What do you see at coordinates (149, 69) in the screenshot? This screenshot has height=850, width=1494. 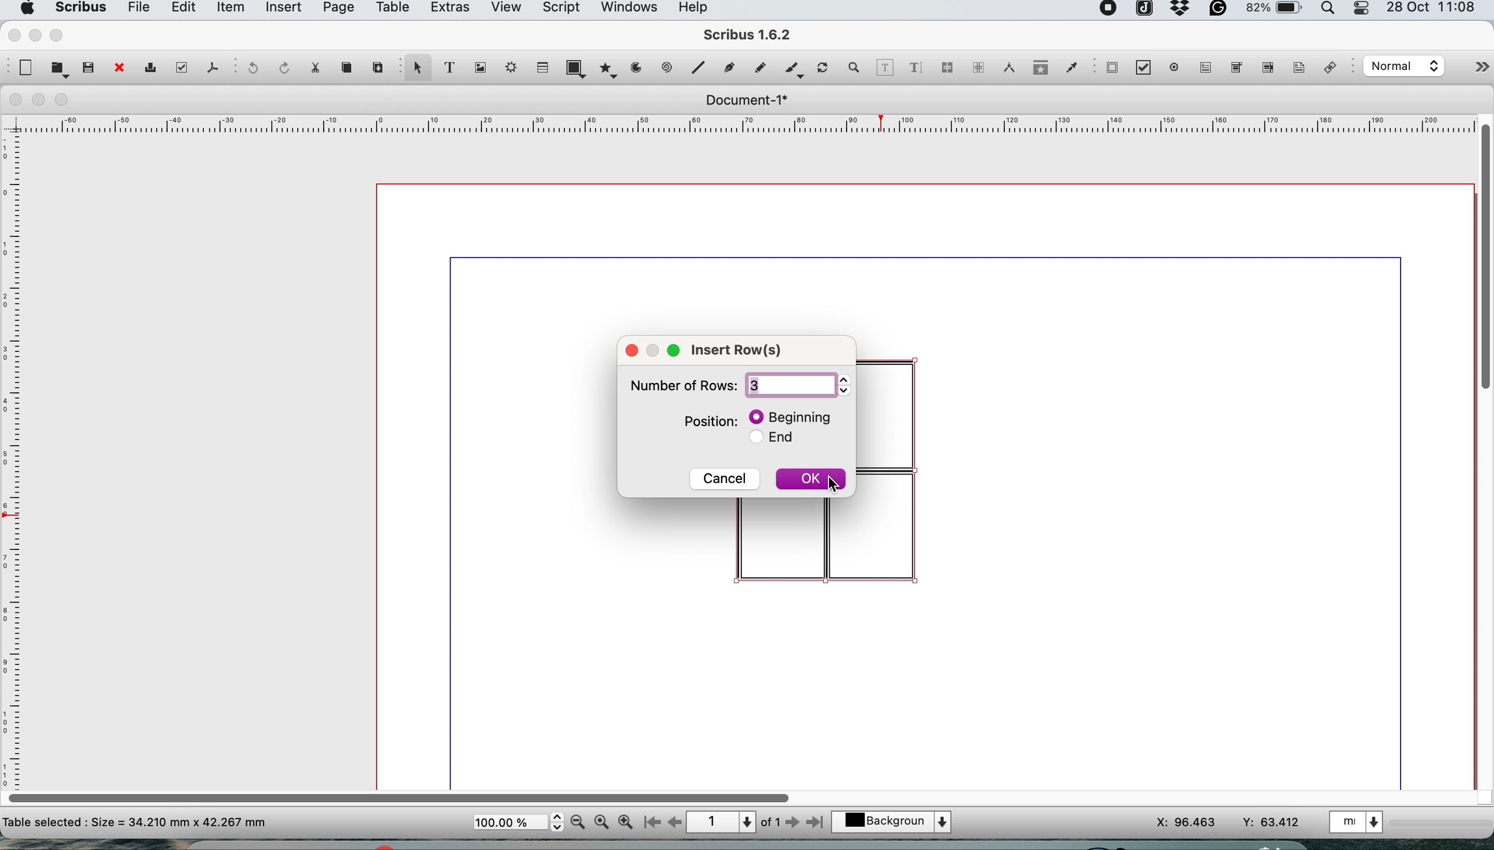 I see `print` at bounding box center [149, 69].